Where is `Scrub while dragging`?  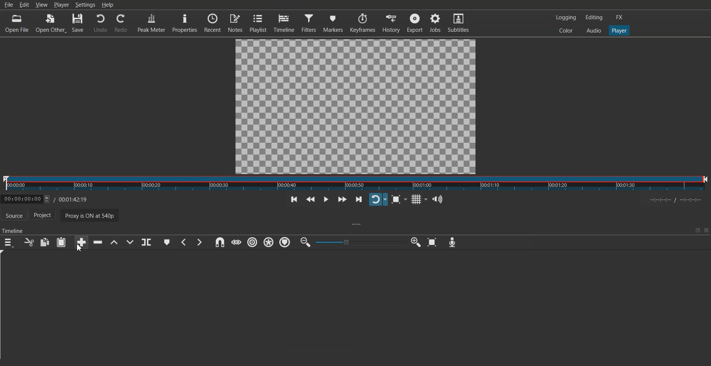 Scrub while dragging is located at coordinates (236, 242).